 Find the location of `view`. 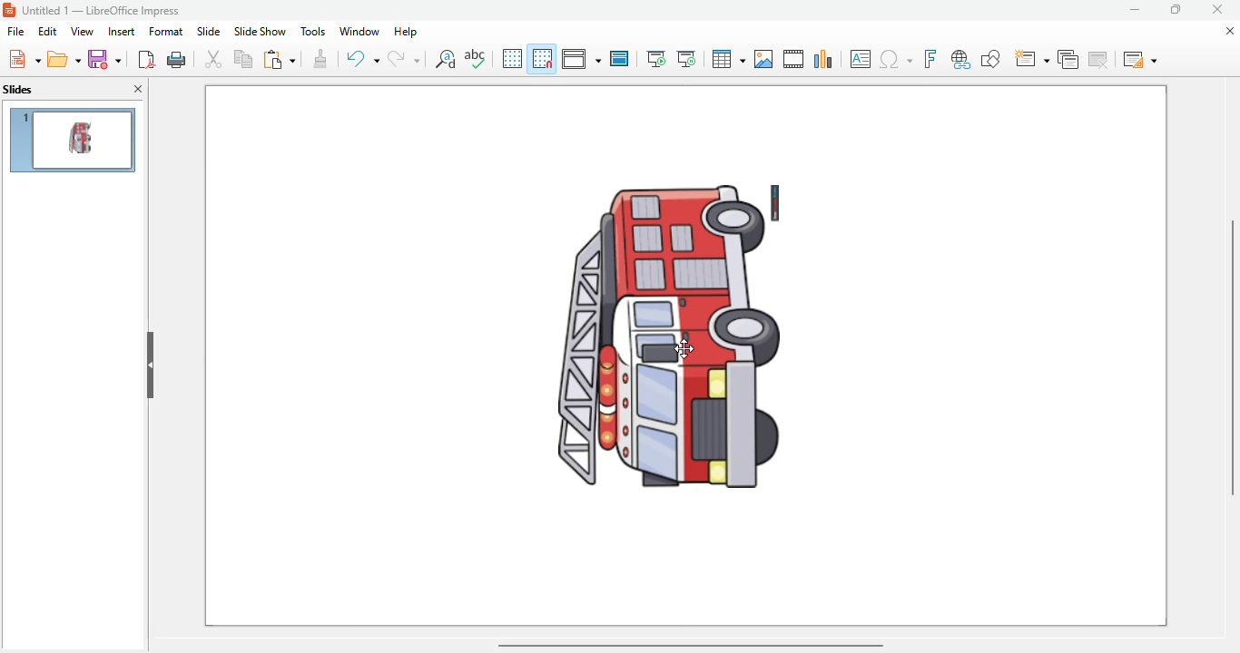

view is located at coordinates (82, 32).